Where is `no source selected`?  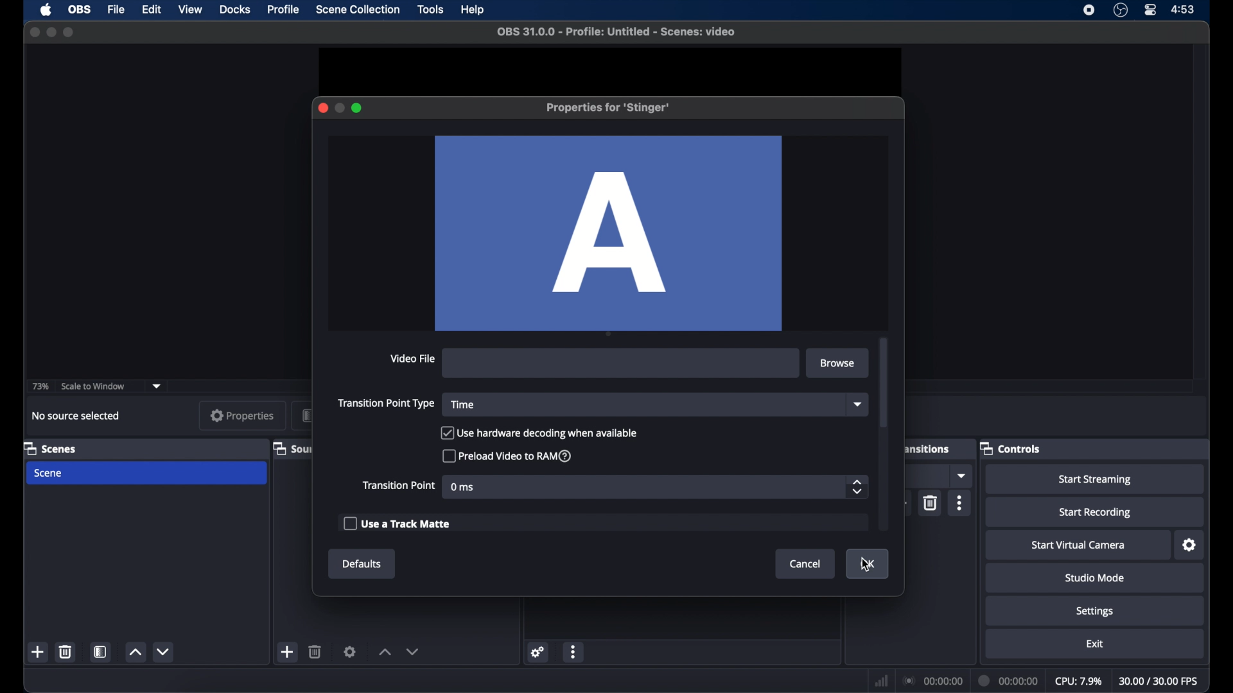
no source selected is located at coordinates (74, 415).